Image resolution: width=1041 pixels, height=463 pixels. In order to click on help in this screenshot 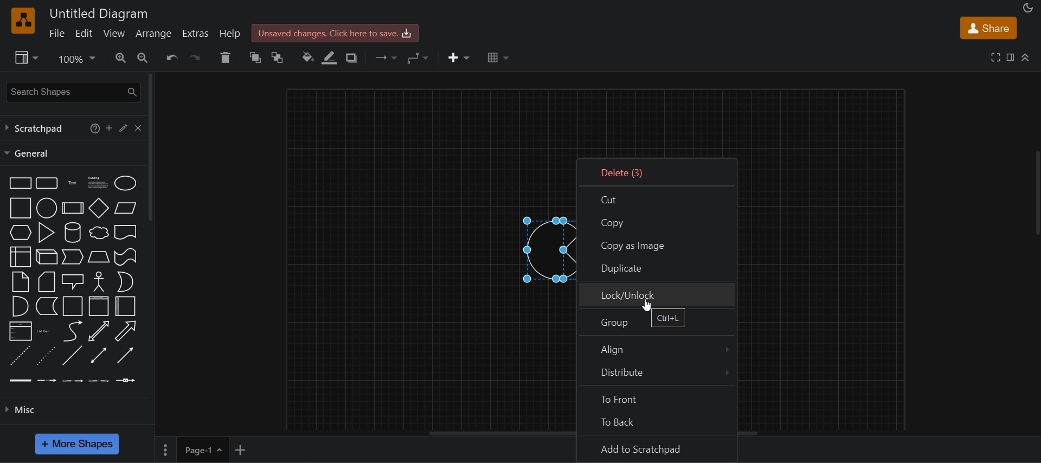, I will do `click(232, 33)`.